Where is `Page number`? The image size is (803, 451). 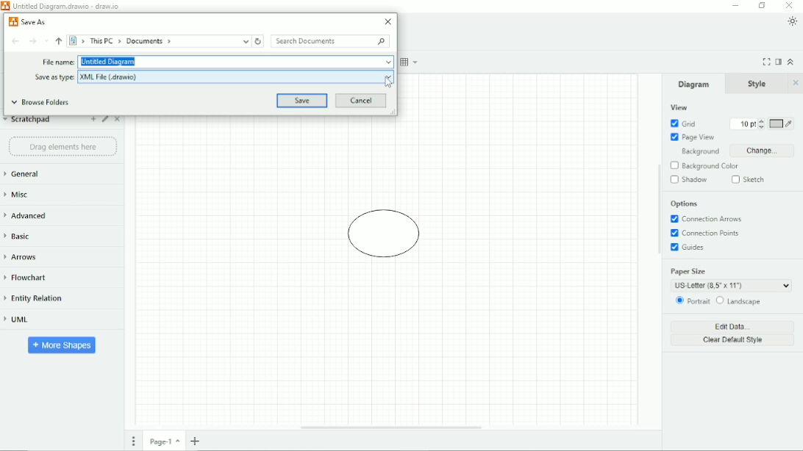 Page number is located at coordinates (165, 443).